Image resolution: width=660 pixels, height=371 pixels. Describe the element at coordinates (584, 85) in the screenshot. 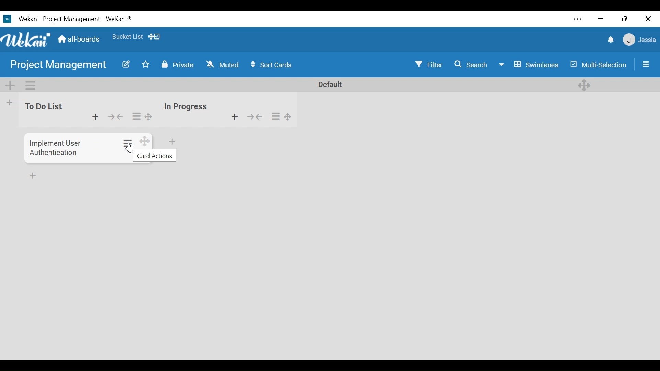

I see `desktop drag handles` at that location.